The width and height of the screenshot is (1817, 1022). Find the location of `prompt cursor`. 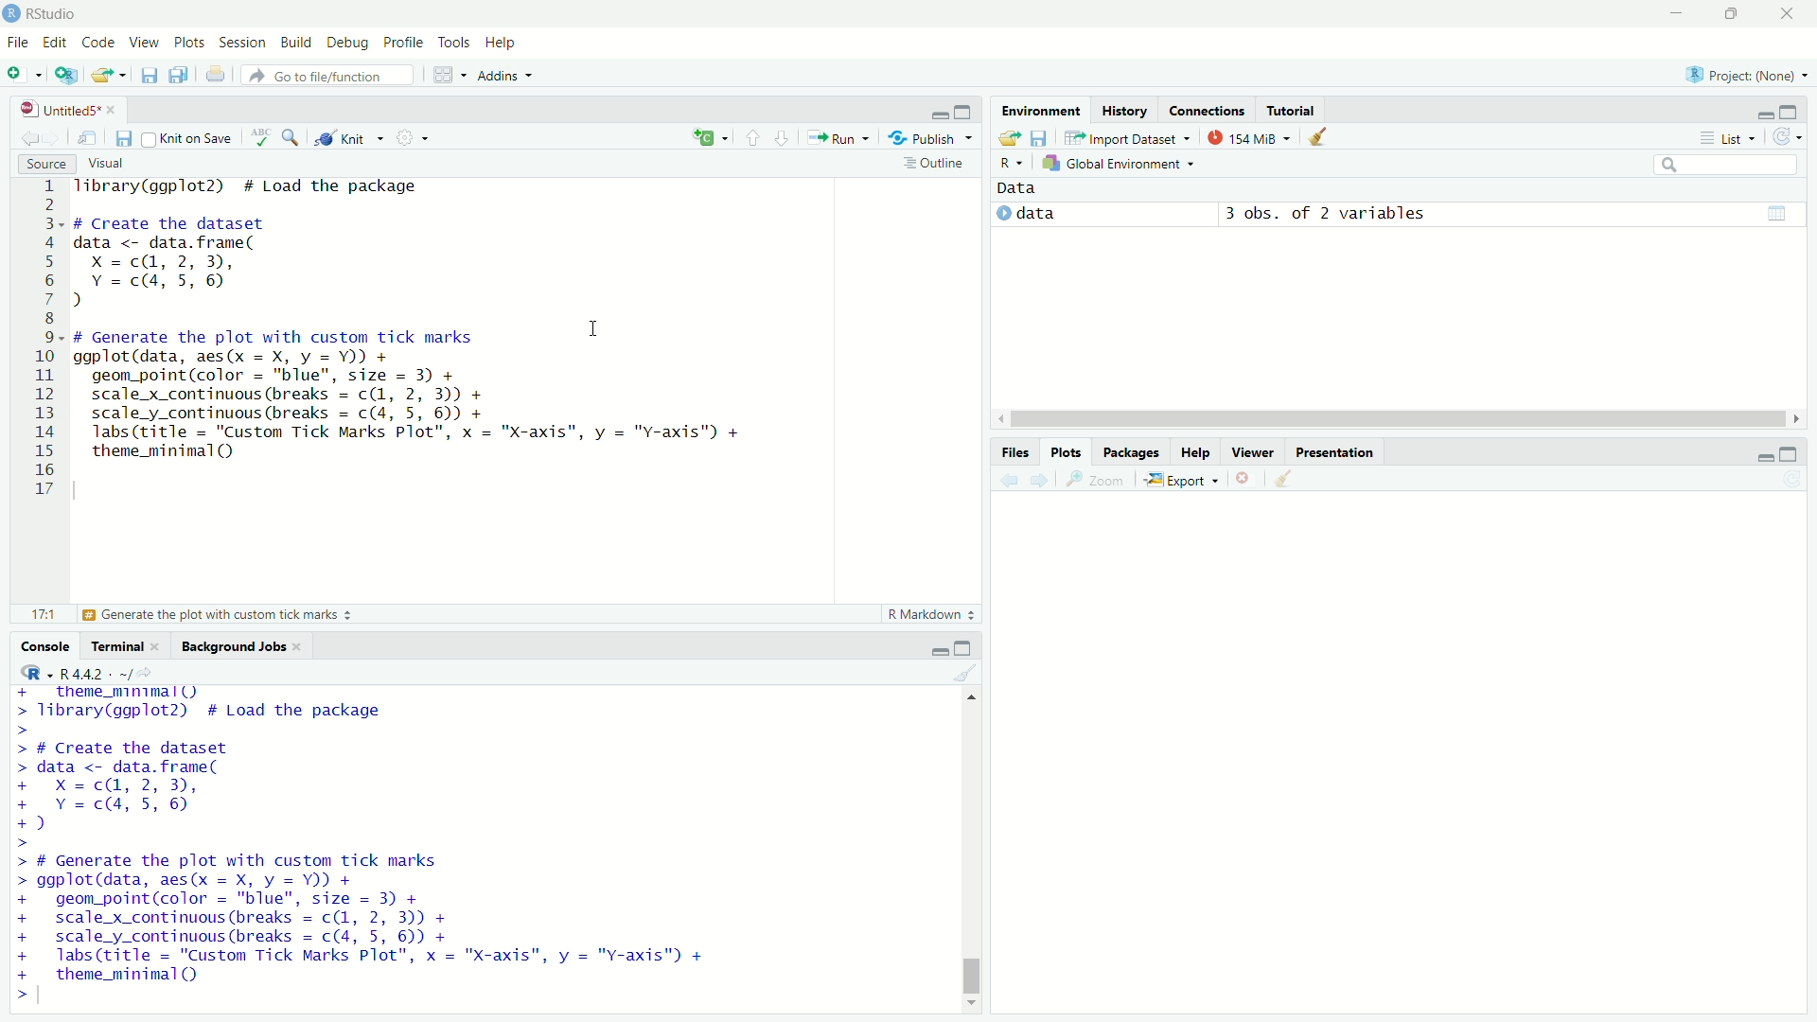

prompt cursor is located at coordinates (24, 845).